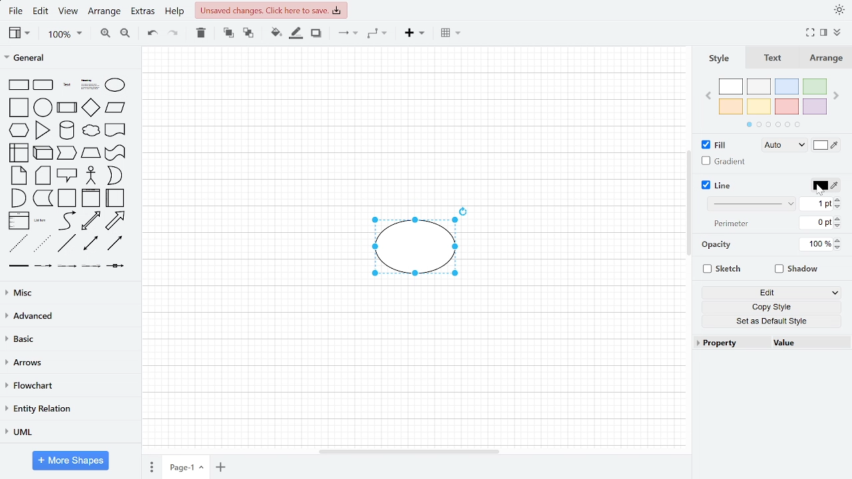 The height and width of the screenshot is (479, 852). What do you see at coordinates (837, 248) in the screenshot?
I see `decrease opacity` at bounding box center [837, 248].